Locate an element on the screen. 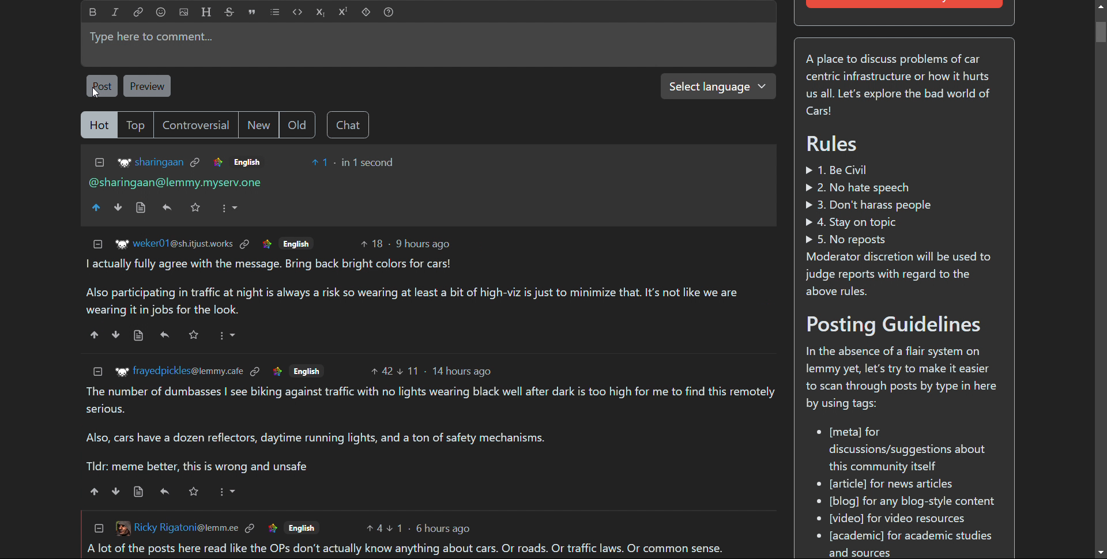 This screenshot has width=1107, height=559. subscript is located at coordinates (321, 12).